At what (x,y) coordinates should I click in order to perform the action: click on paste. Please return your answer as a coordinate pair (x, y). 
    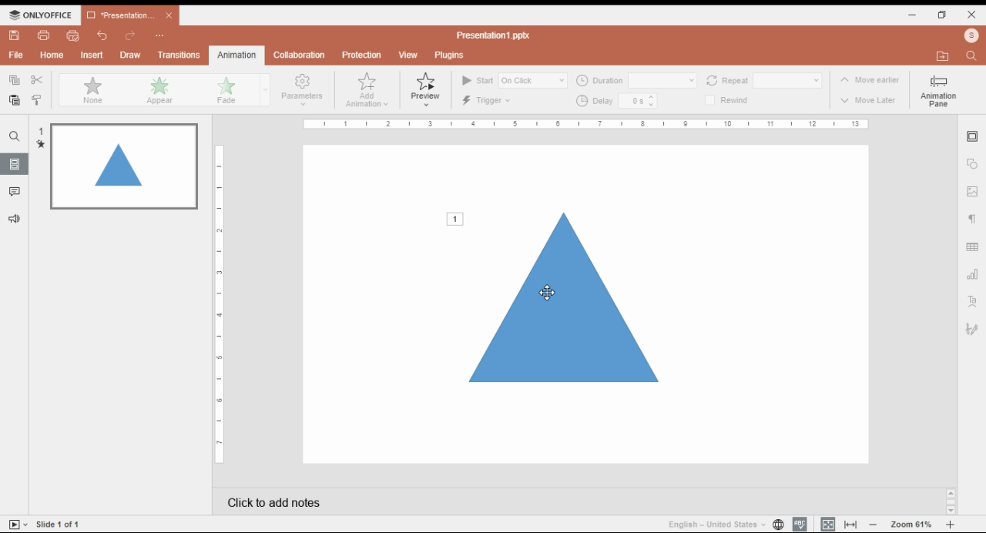
    Looking at the image, I should click on (15, 99).